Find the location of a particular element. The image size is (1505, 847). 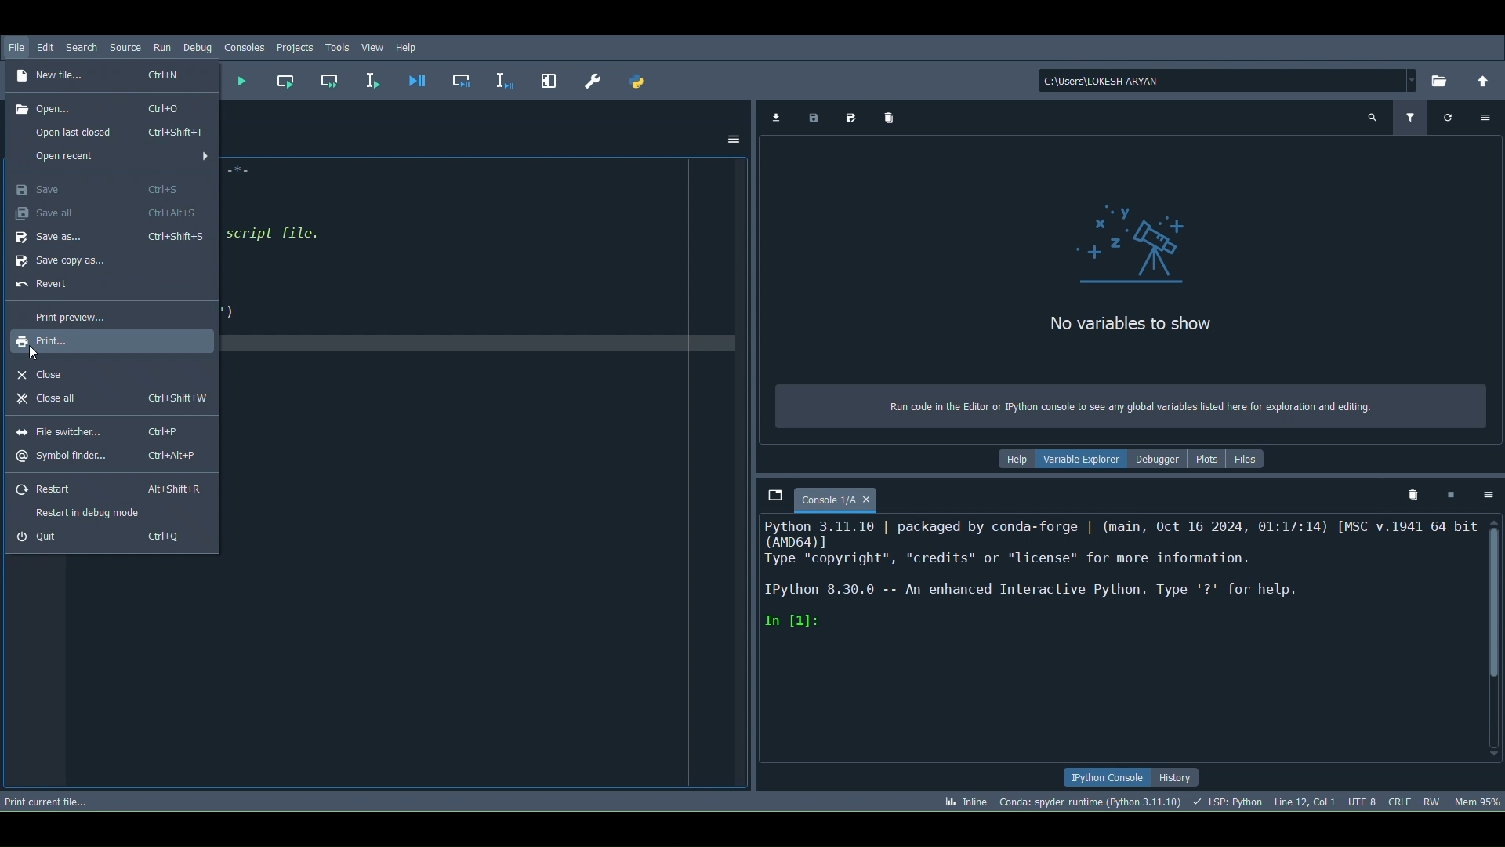

Source is located at coordinates (127, 48).